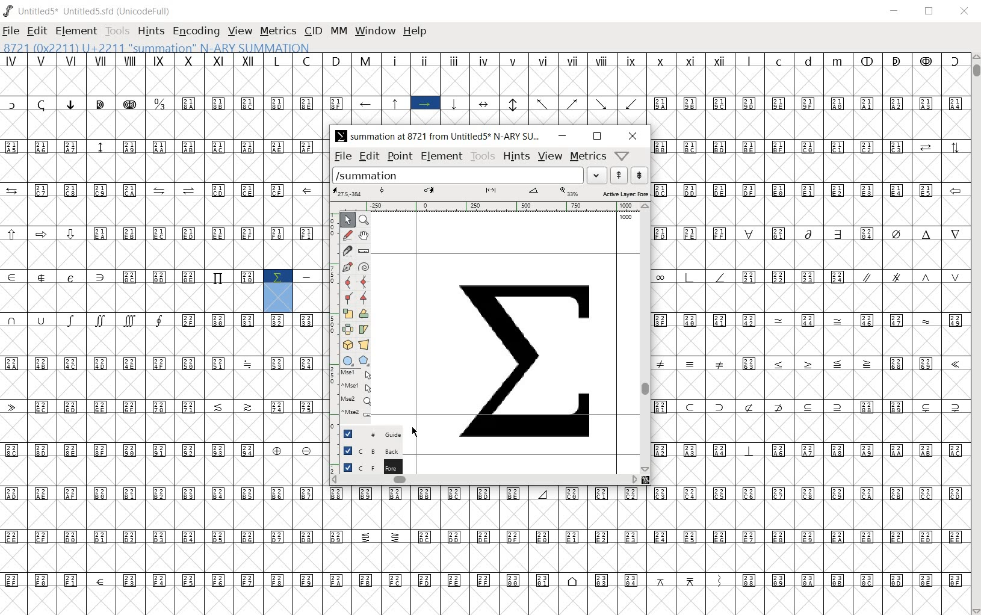  I want to click on hints, so click(516, 156).